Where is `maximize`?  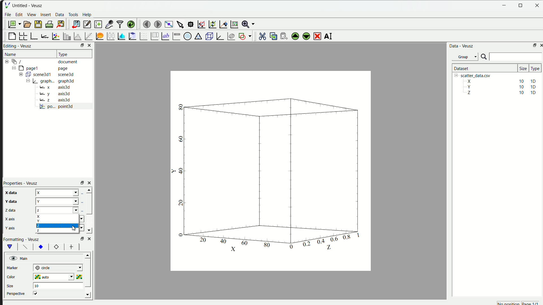 maximize is located at coordinates (533, 45).